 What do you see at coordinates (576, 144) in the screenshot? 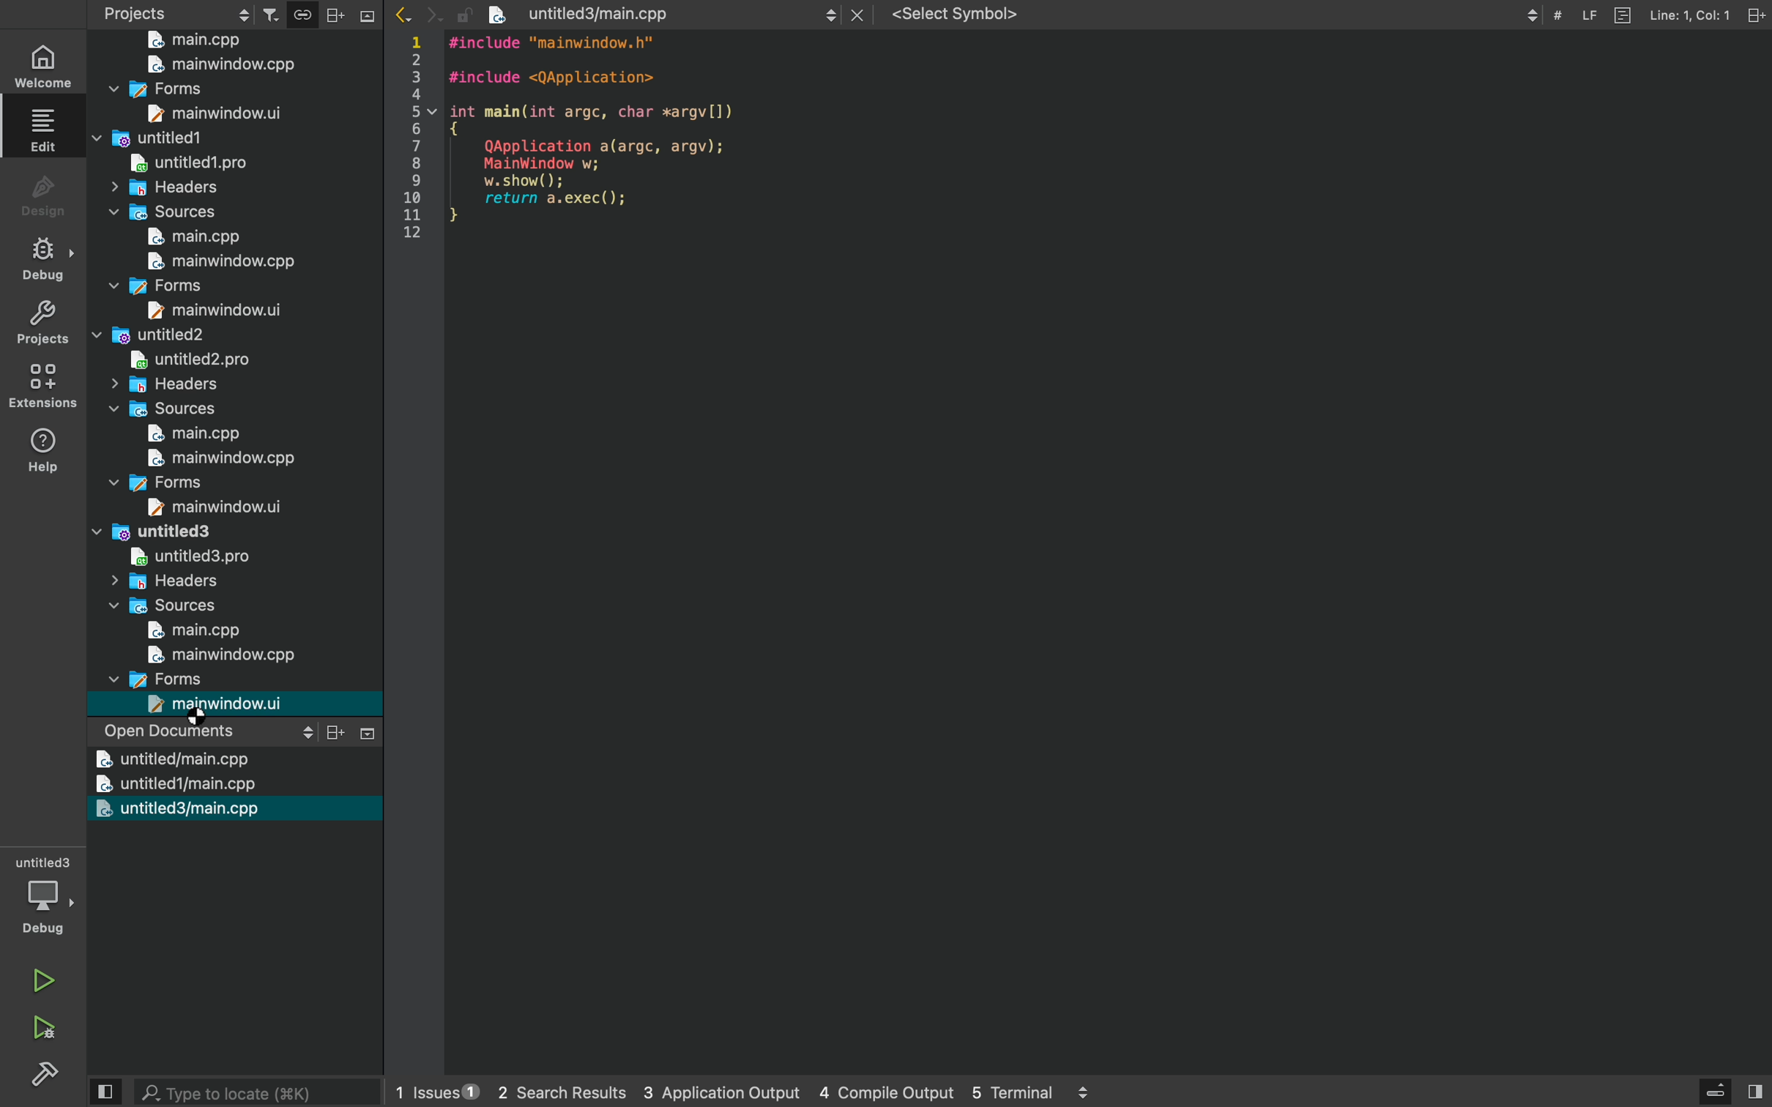
I see `code` at bounding box center [576, 144].